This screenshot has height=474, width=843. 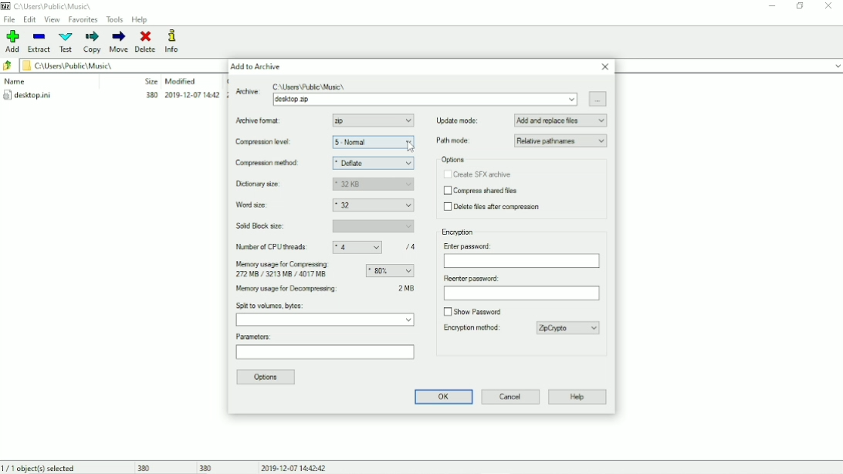 What do you see at coordinates (452, 160) in the screenshot?
I see `Options` at bounding box center [452, 160].